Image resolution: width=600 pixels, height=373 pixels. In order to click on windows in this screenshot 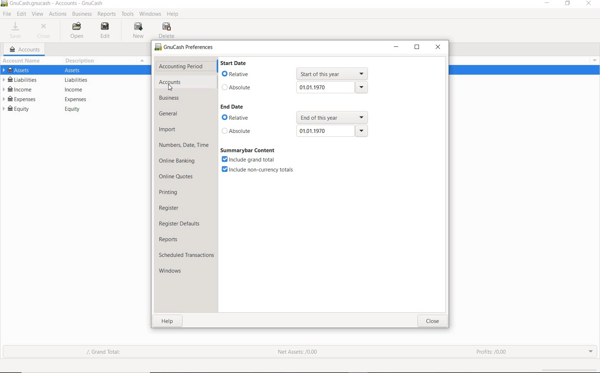, I will do `click(176, 272)`.